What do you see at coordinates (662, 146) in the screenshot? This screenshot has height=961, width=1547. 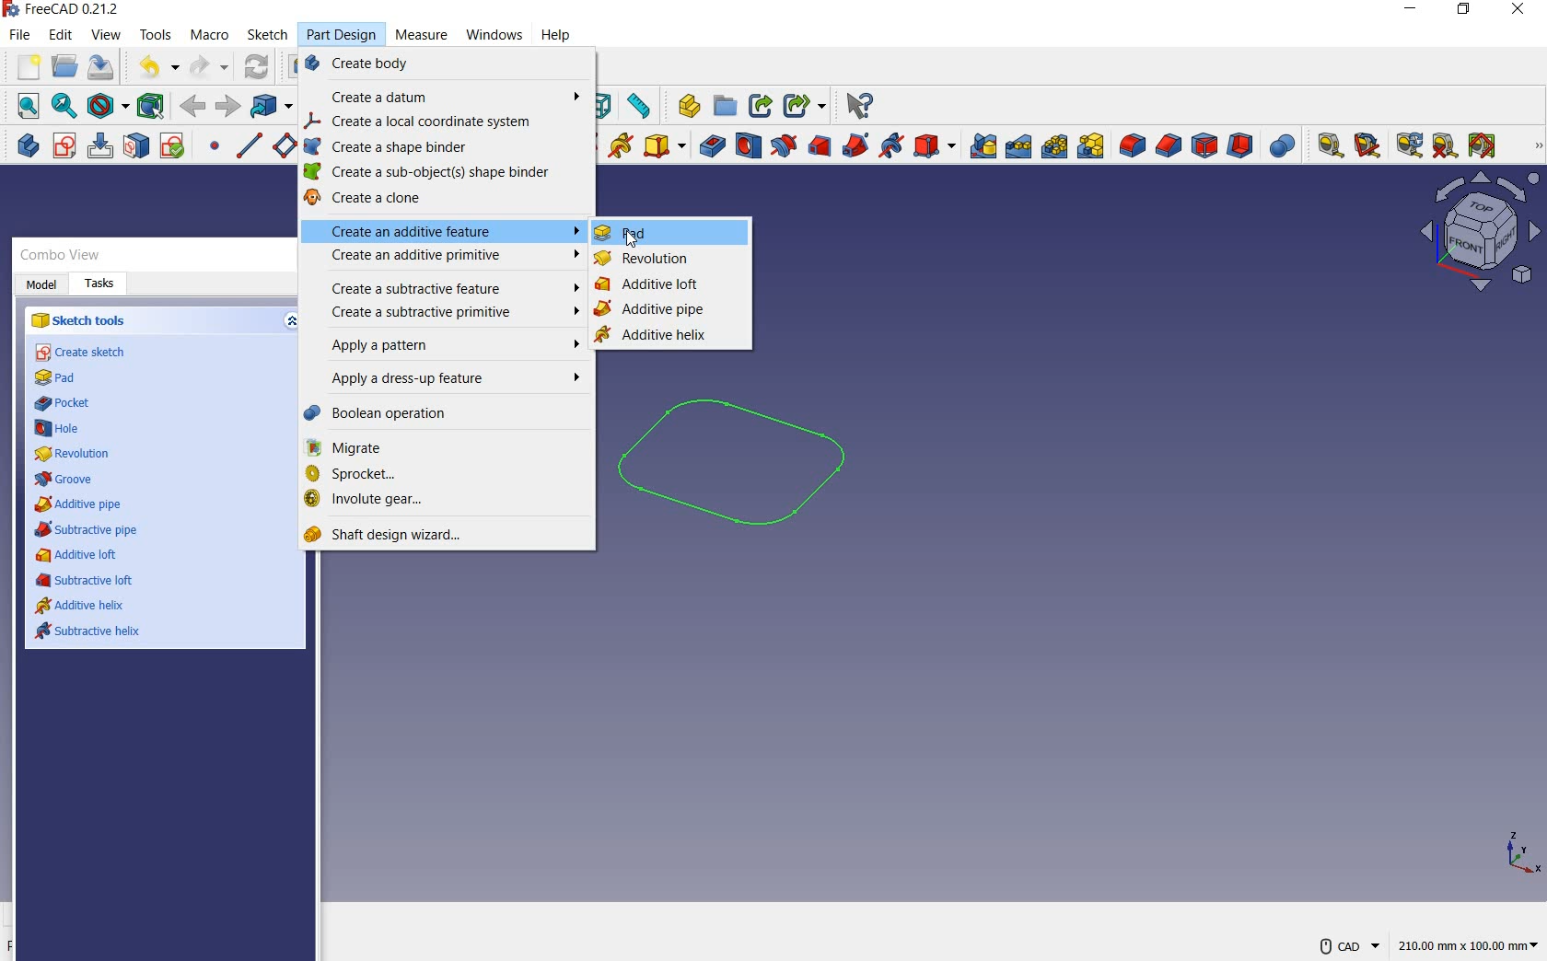 I see `create an additive primitive` at bounding box center [662, 146].